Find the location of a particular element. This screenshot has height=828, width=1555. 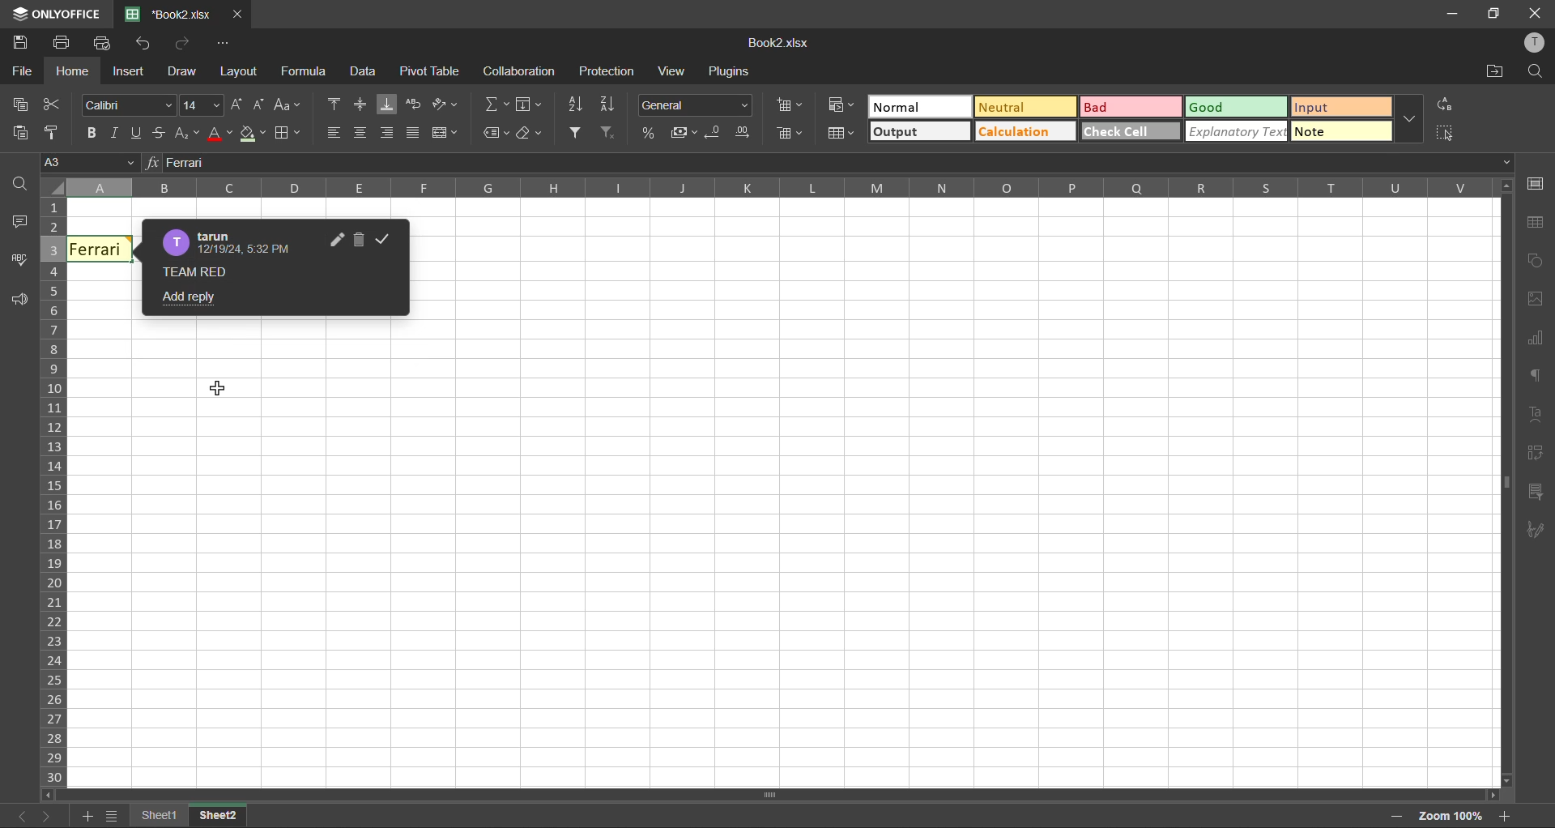

summation is located at coordinates (495, 104).